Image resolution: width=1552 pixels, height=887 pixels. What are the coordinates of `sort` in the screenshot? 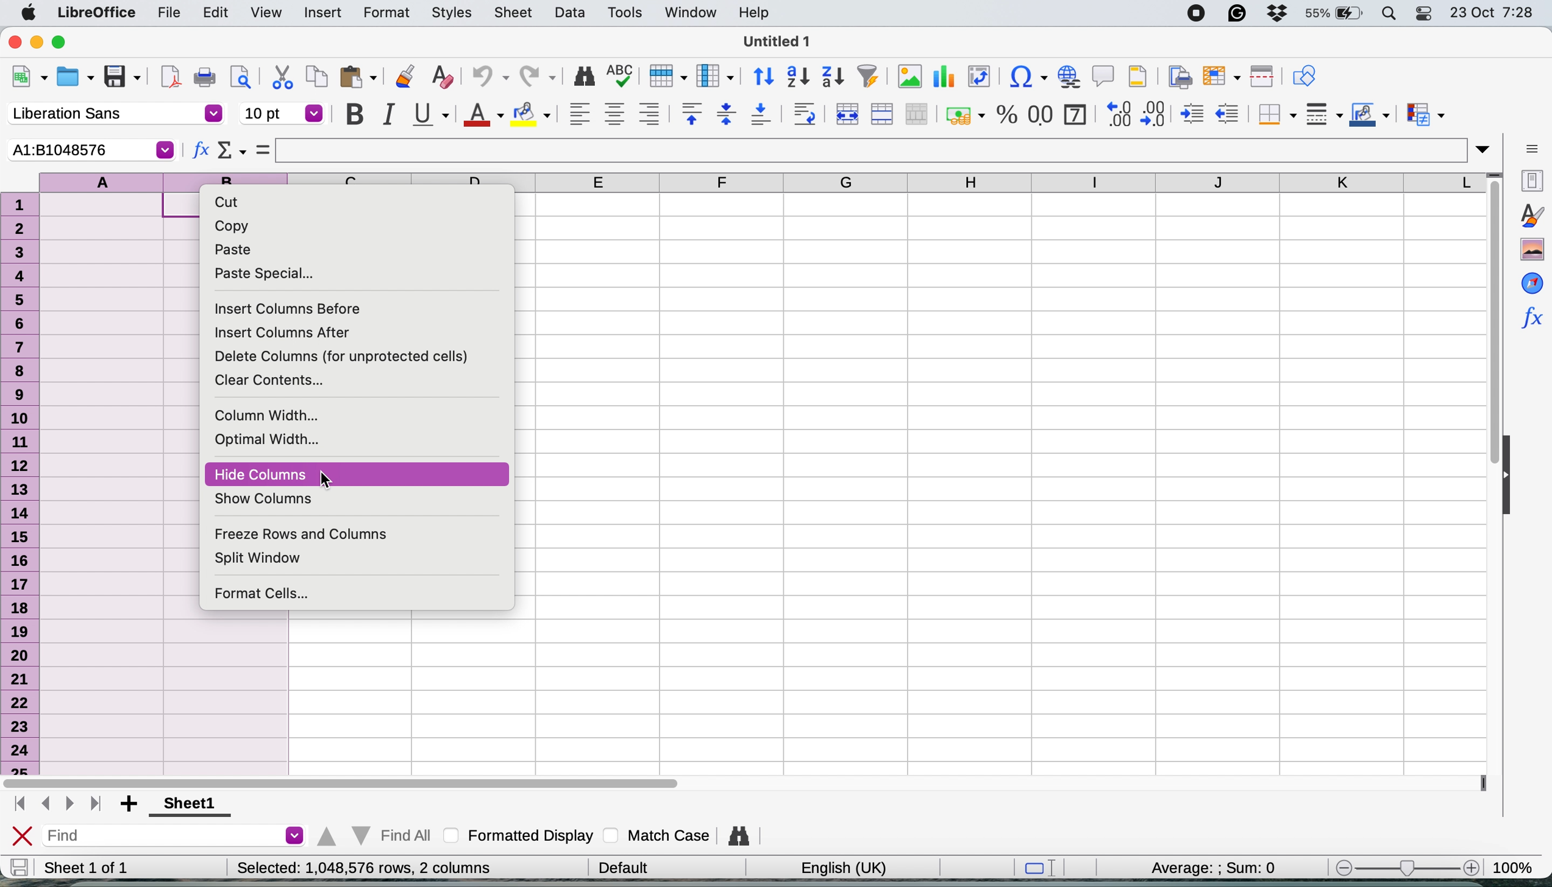 It's located at (760, 76).